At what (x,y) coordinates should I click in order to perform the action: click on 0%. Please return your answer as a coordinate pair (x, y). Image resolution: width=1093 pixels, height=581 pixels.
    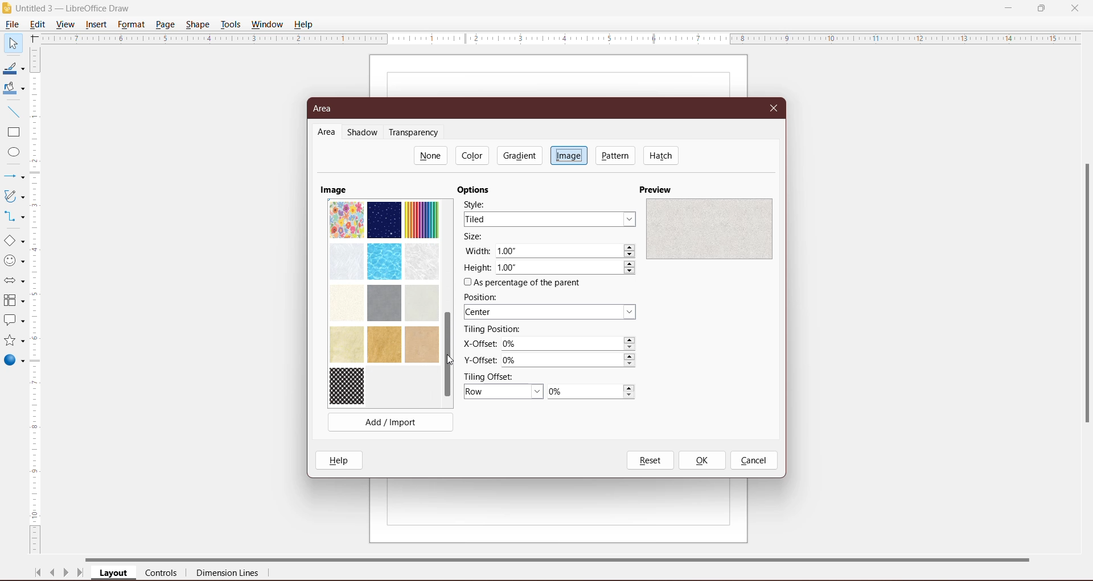
    Looking at the image, I should click on (591, 392).